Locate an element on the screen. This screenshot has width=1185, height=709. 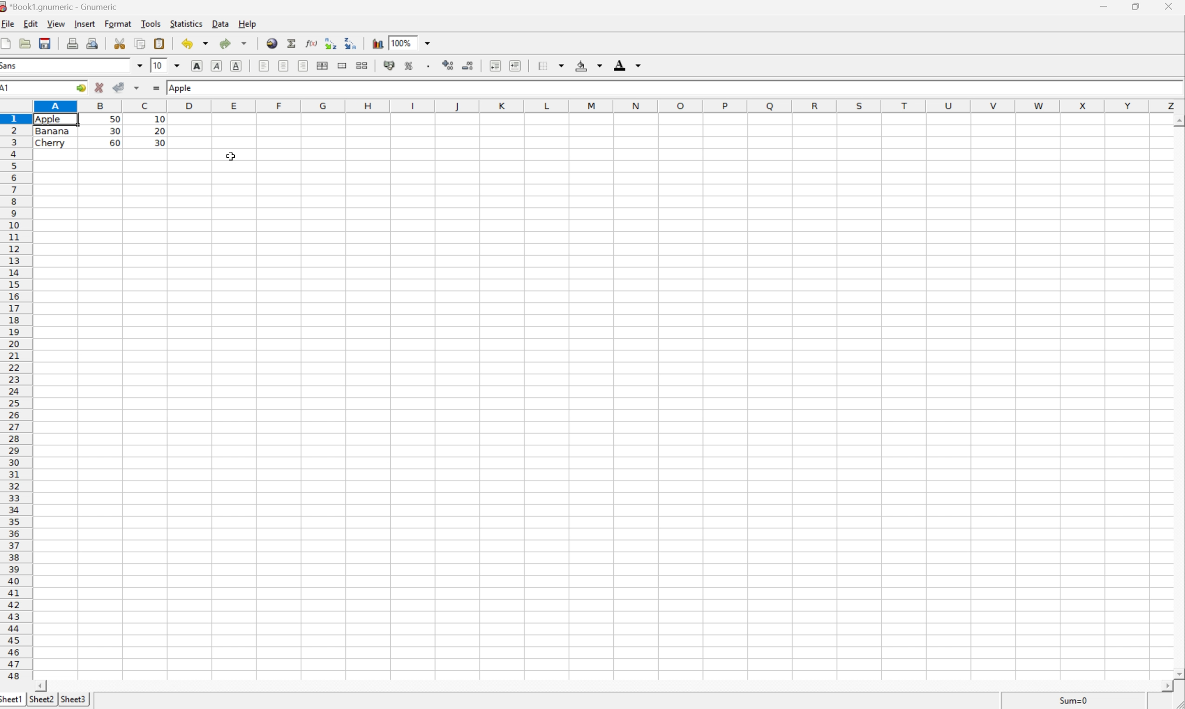
scroll right is located at coordinates (1165, 686).